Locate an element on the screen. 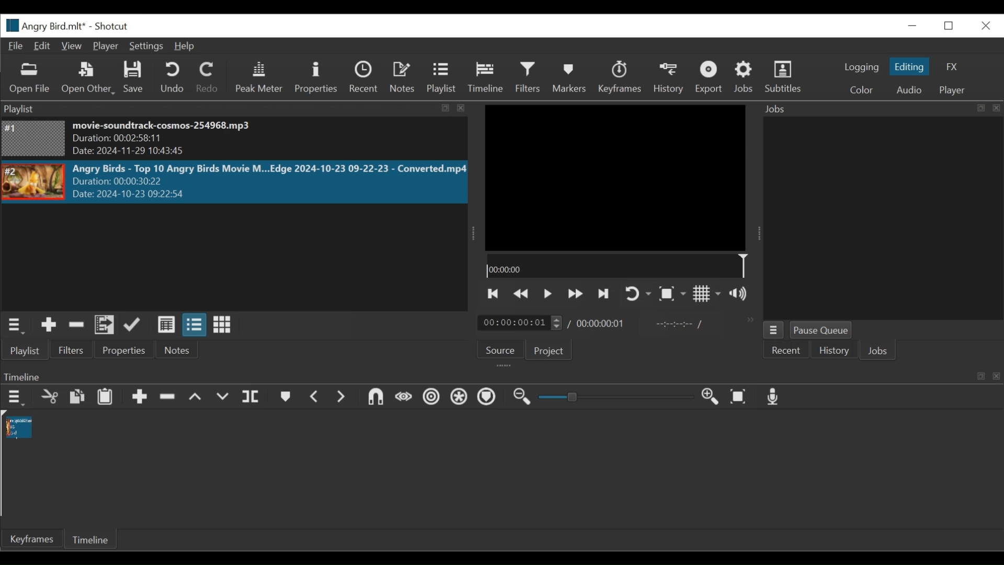 Image resolution: width=1004 pixels, height=565 pixels. View as files is located at coordinates (194, 325).